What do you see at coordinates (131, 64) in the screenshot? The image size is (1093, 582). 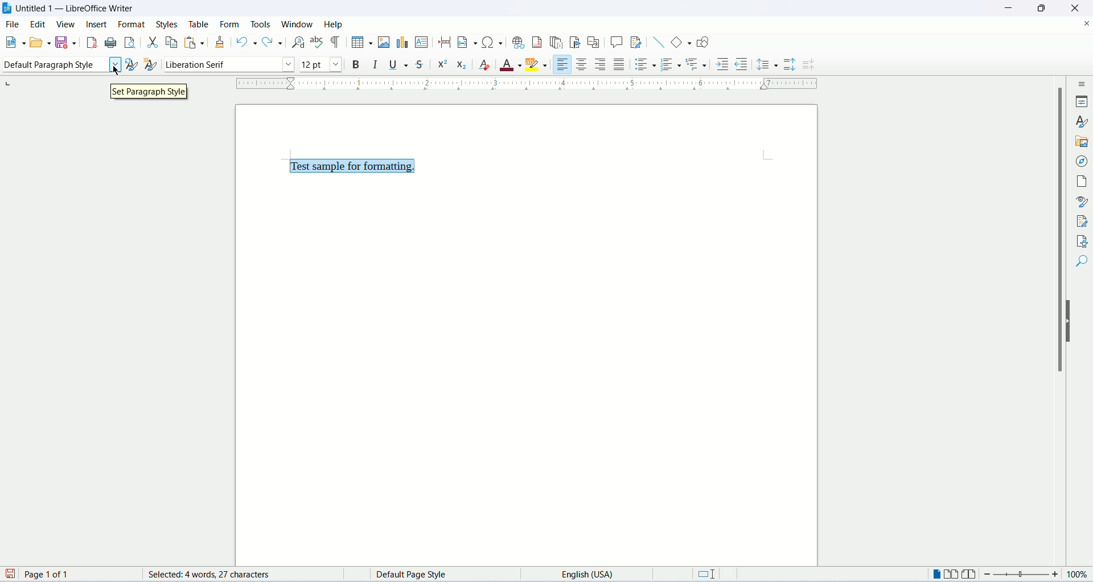 I see `update selected style` at bounding box center [131, 64].